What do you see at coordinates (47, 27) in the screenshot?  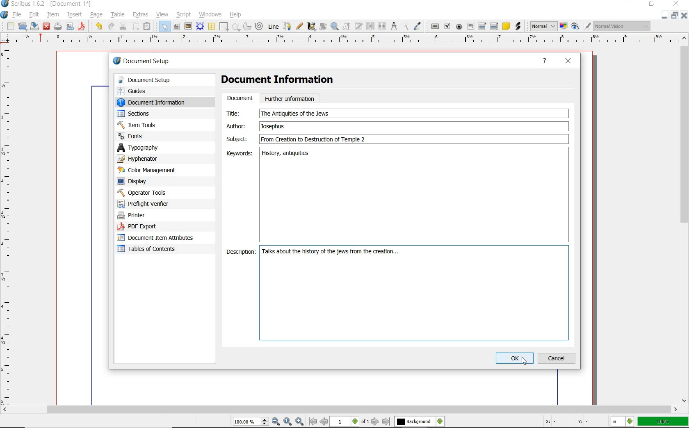 I see `close` at bounding box center [47, 27].